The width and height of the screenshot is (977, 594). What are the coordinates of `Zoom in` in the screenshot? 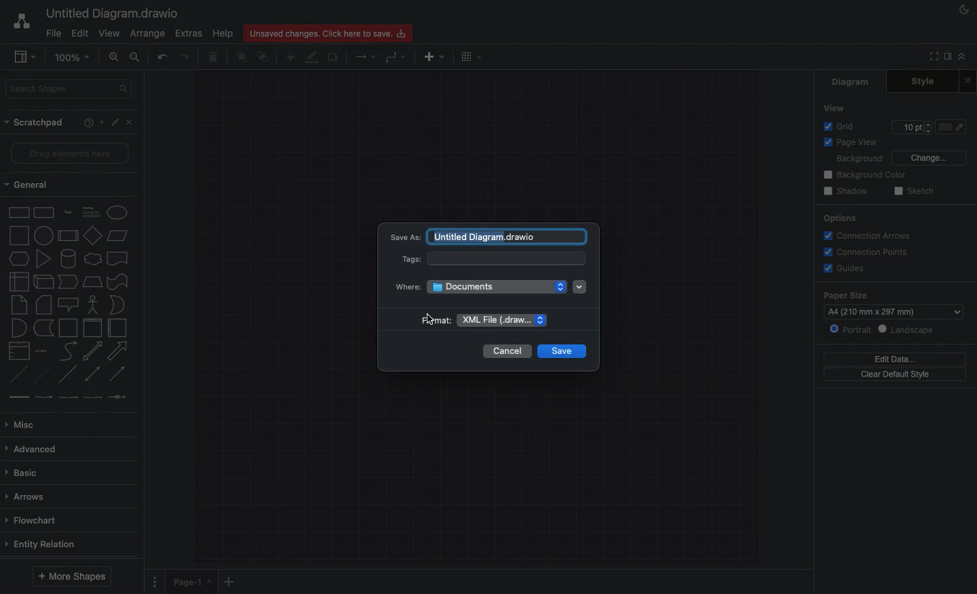 It's located at (113, 58).